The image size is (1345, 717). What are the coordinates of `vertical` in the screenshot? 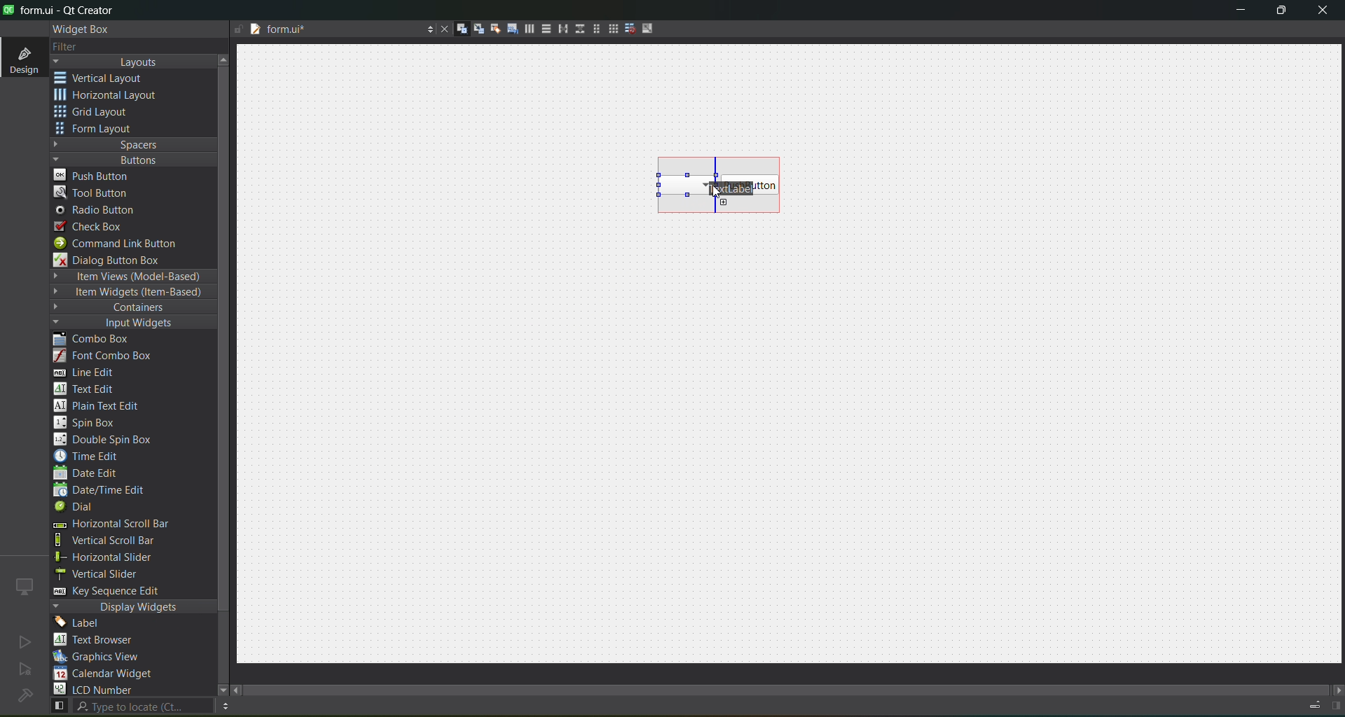 It's located at (109, 78).